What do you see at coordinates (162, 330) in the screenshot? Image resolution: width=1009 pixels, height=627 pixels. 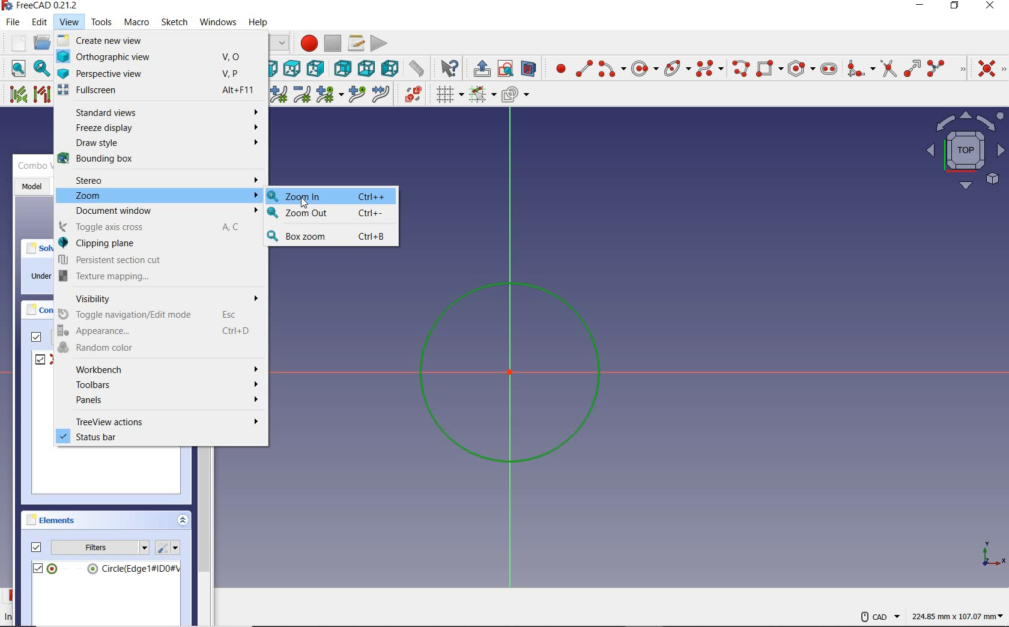 I see `Appearance` at bounding box center [162, 330].